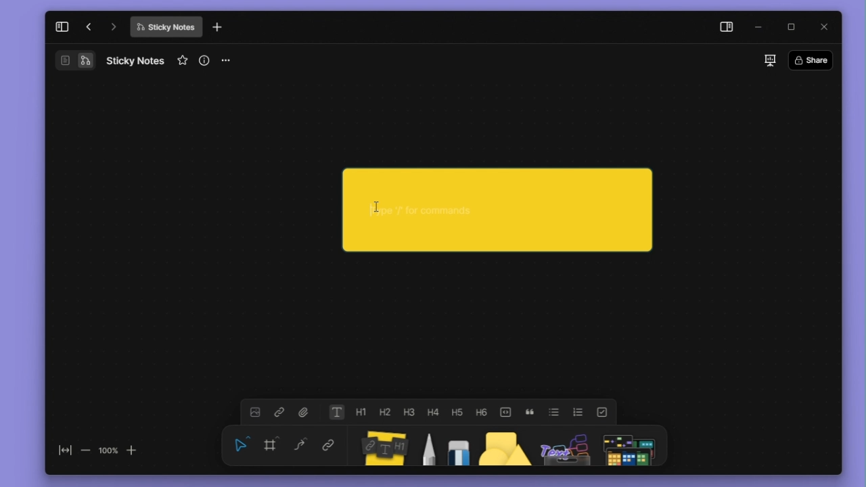  Describe the element at coordinates (724, 27) in the screenshot. I see `side  panel` at that location.